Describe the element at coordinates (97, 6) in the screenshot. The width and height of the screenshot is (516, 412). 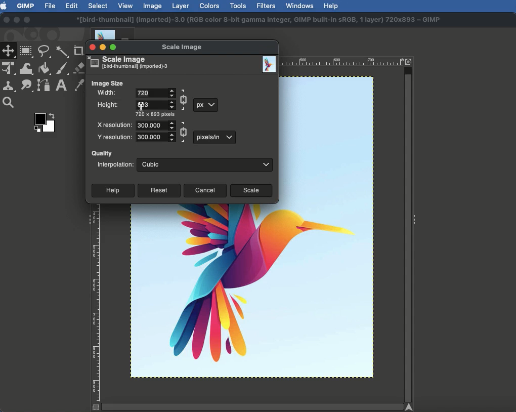
I see `Select` at that location.